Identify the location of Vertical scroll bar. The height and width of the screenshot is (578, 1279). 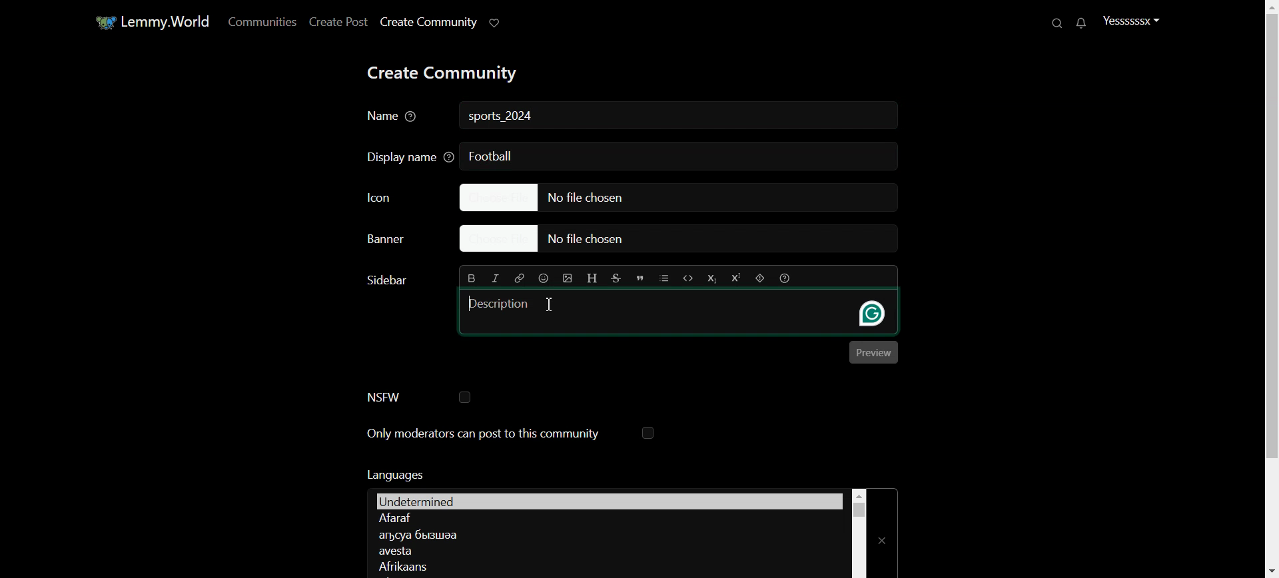
(859, 533).